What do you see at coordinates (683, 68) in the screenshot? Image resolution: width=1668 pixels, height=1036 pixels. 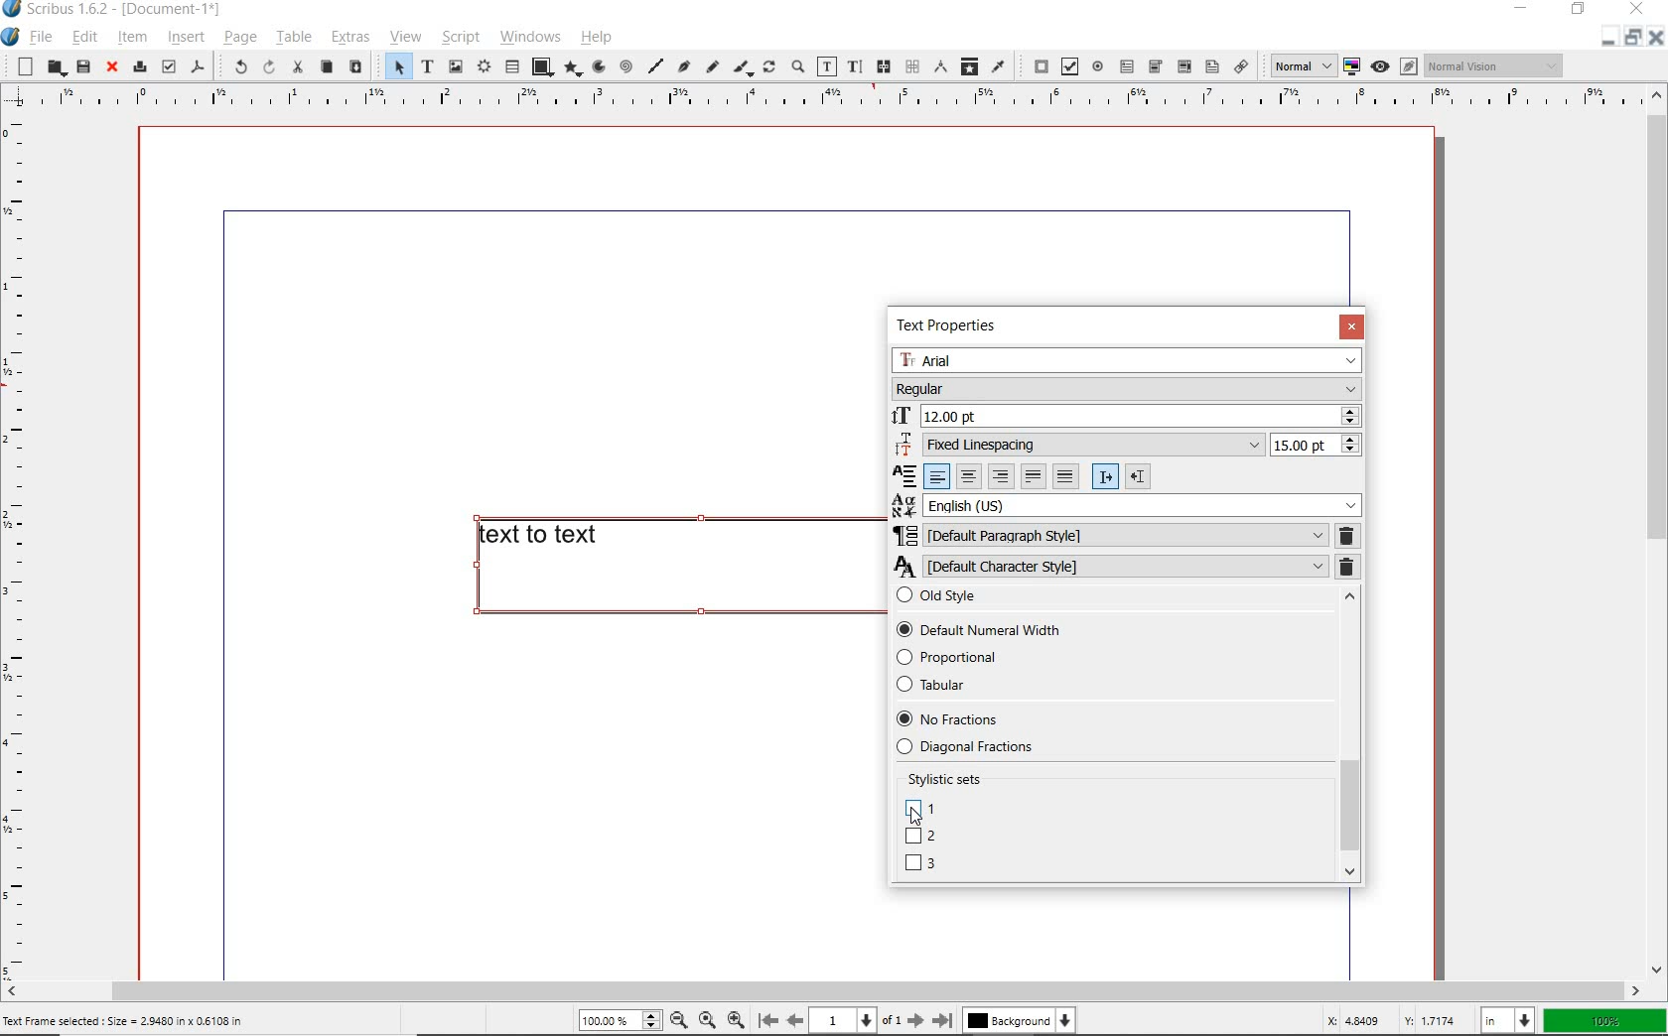 I see `Bezier curve` at bounding box center [683, 68].